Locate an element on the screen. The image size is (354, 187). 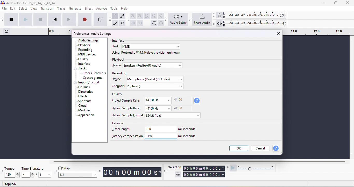
expand is located at coordinates (75, 83).